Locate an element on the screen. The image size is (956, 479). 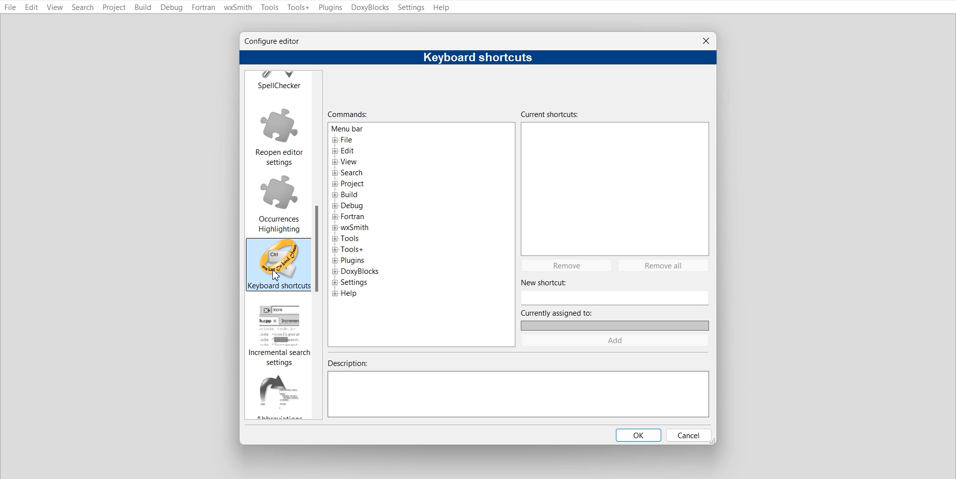
View is located at coordinates (55, 7).